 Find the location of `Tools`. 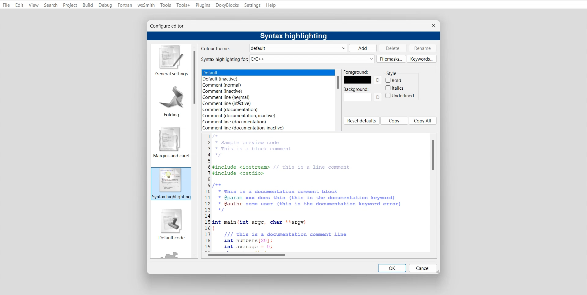

Tools is located at coordinates (166, 5).